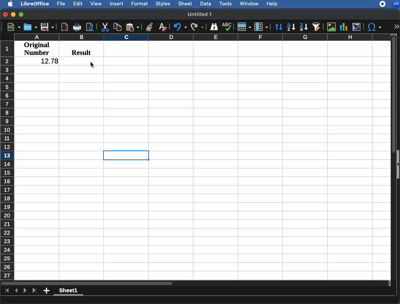  Describe the element at coordinates (14, 15) in the screenshot. I see `Minimize` at that location.